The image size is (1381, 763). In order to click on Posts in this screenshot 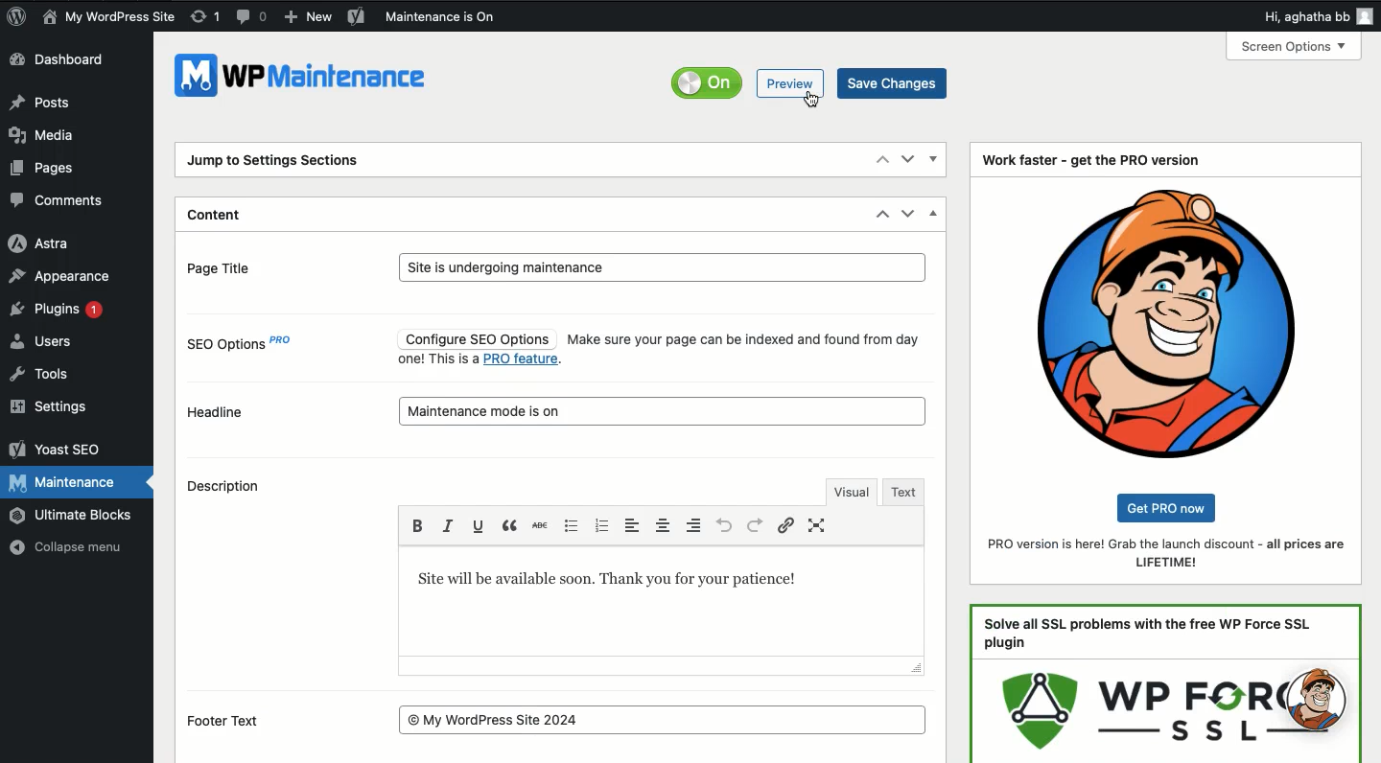, I will do `click(40, 101)`.